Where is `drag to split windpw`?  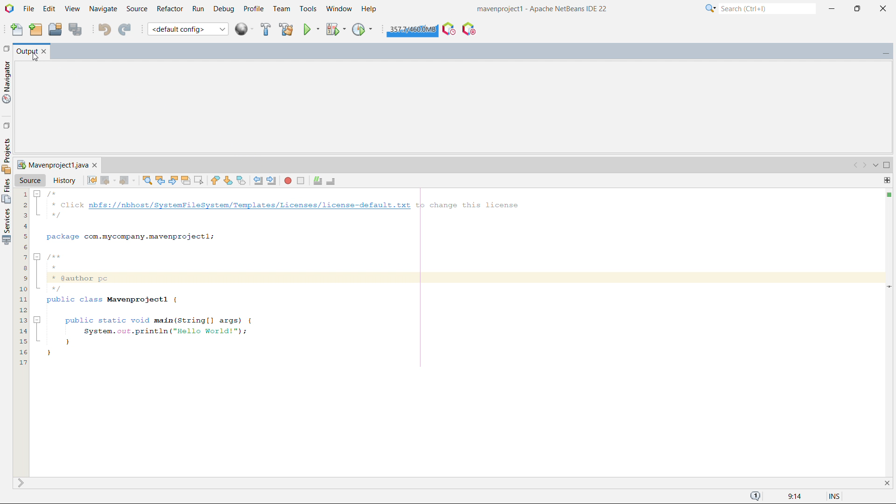
drag to split windpw is located at coordinates (887, 180).